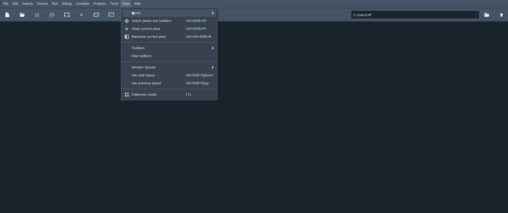 The image size is (508, 213). What do you see at coordinates (170, 21) in the screenshot?
I see `Unlock panes and toolbars` at bounding box center [170, 21].